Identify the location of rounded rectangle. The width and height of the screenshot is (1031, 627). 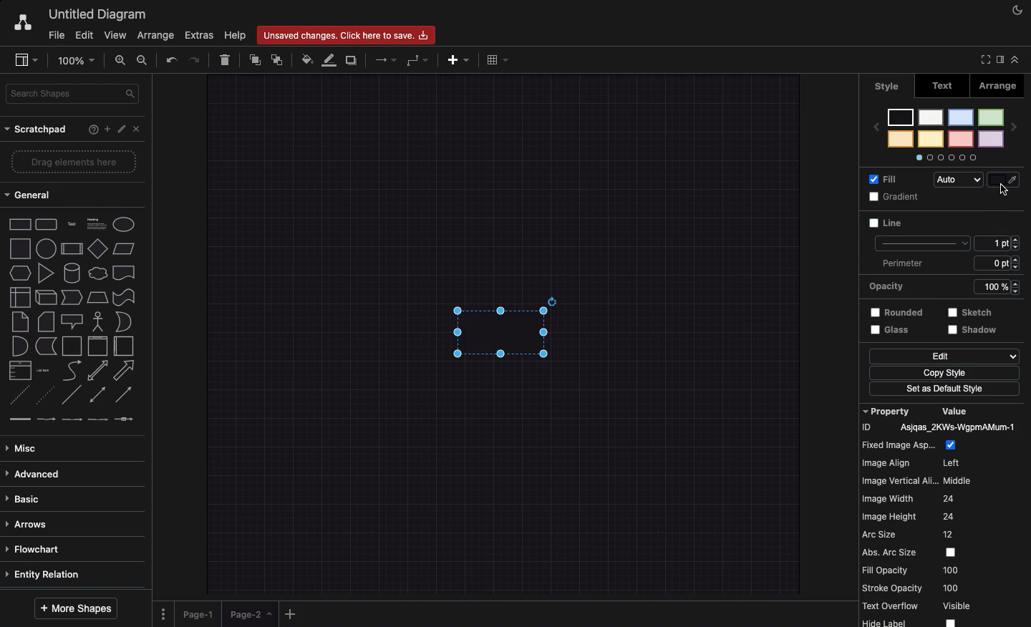
(45, 223).